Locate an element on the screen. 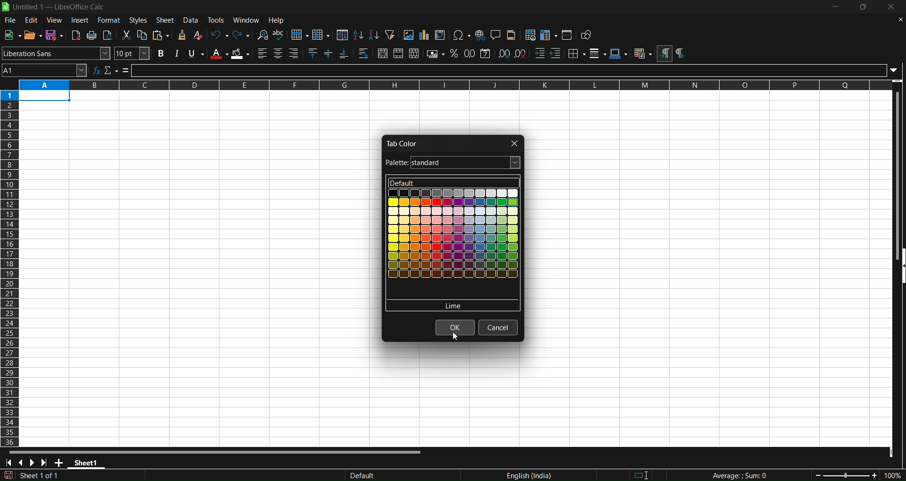 This screenshot has width=906, height=481. close document is located at coordinates (898, 19).